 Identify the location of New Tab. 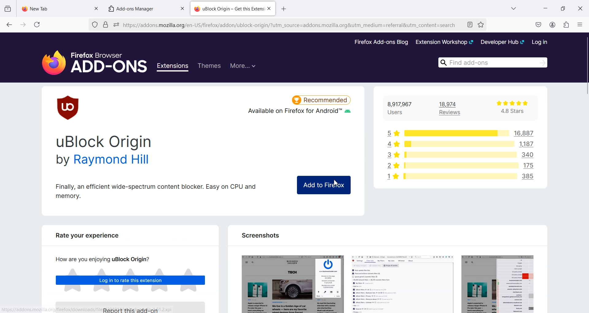
(55, 7).